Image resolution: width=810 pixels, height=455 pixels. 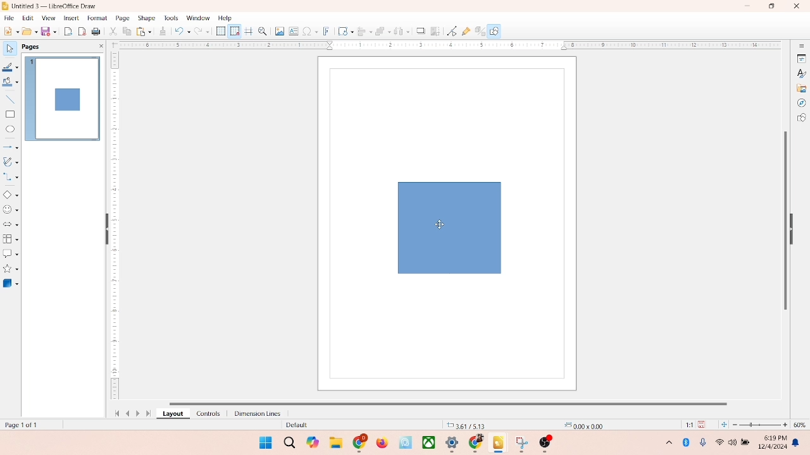 What do you see at coordinates (704, 443) in the screenshot?
I see `microphone` at bounding box center [704, 443].